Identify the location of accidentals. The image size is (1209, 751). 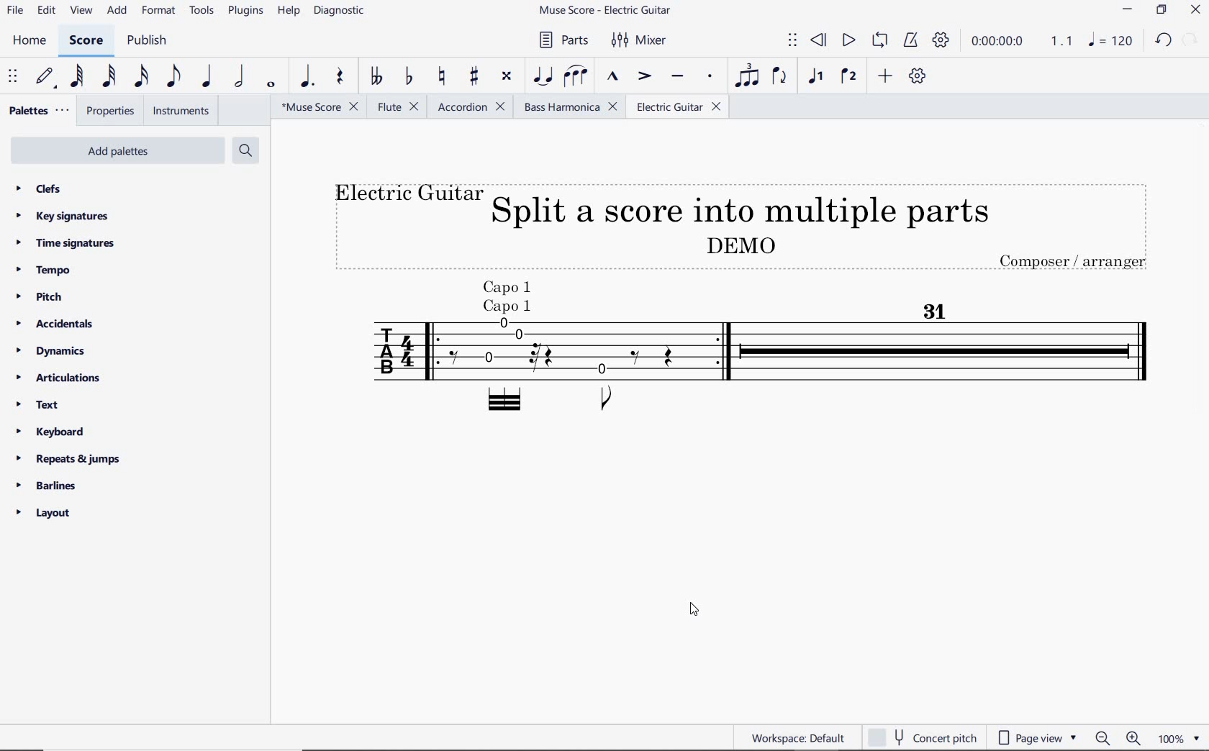
(56, 325).